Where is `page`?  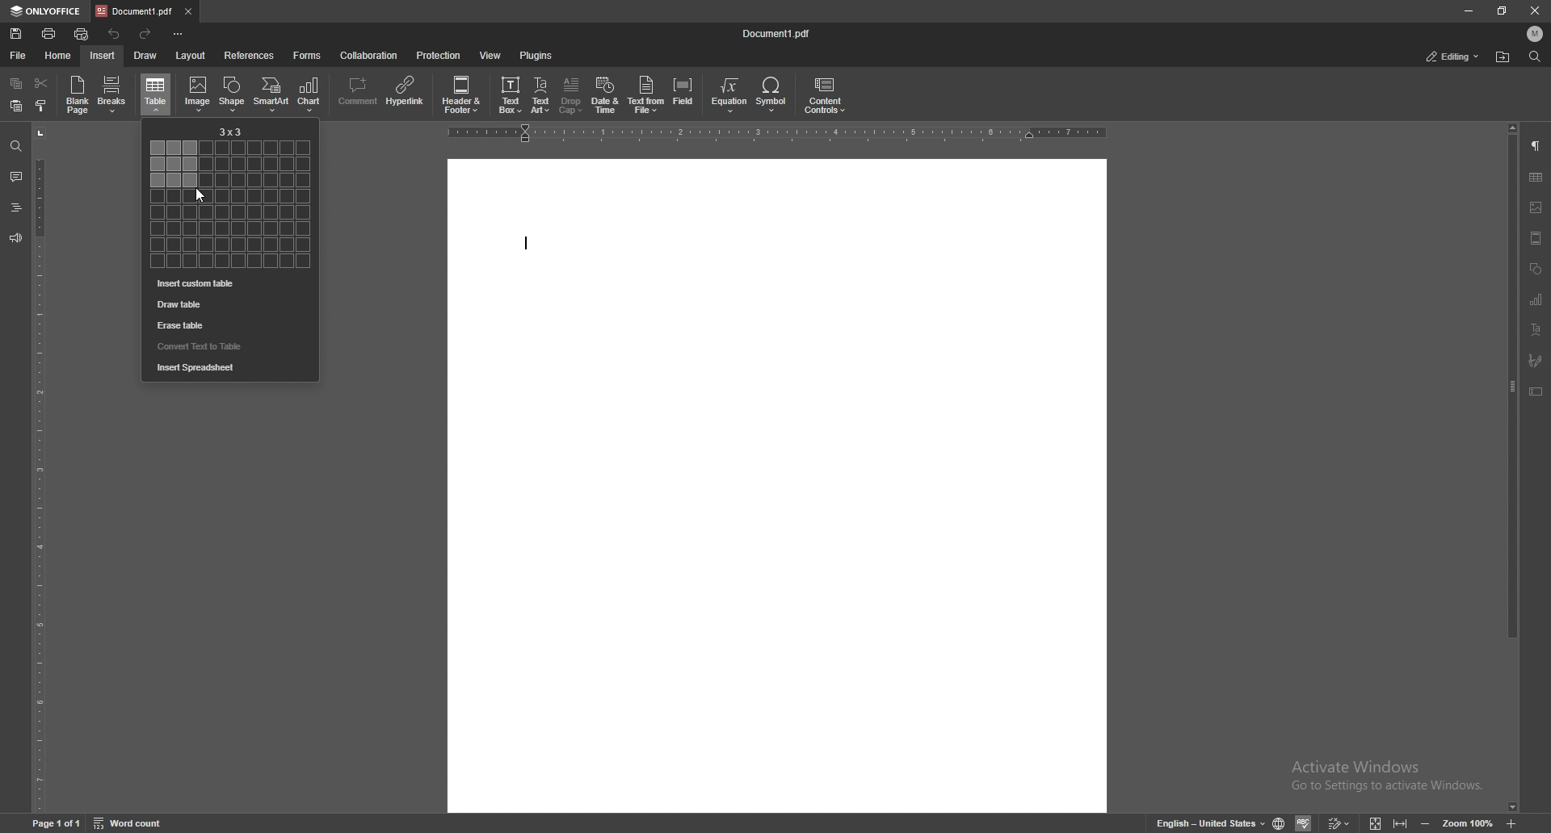 page is located at coordinates (58, 823).